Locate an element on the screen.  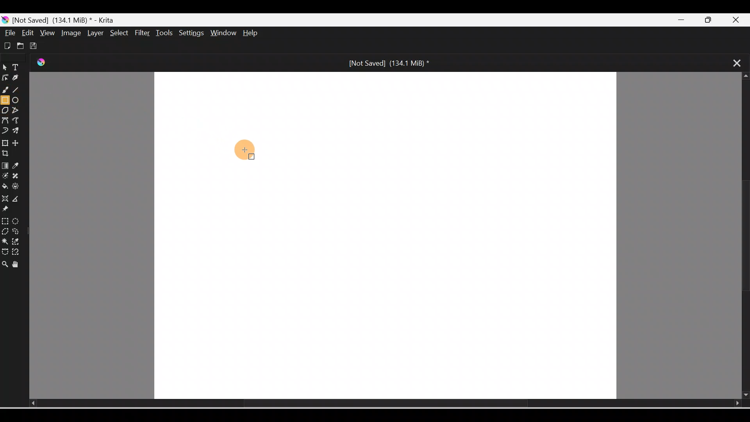
Select shapes tool is located at coordinates (5, 68).